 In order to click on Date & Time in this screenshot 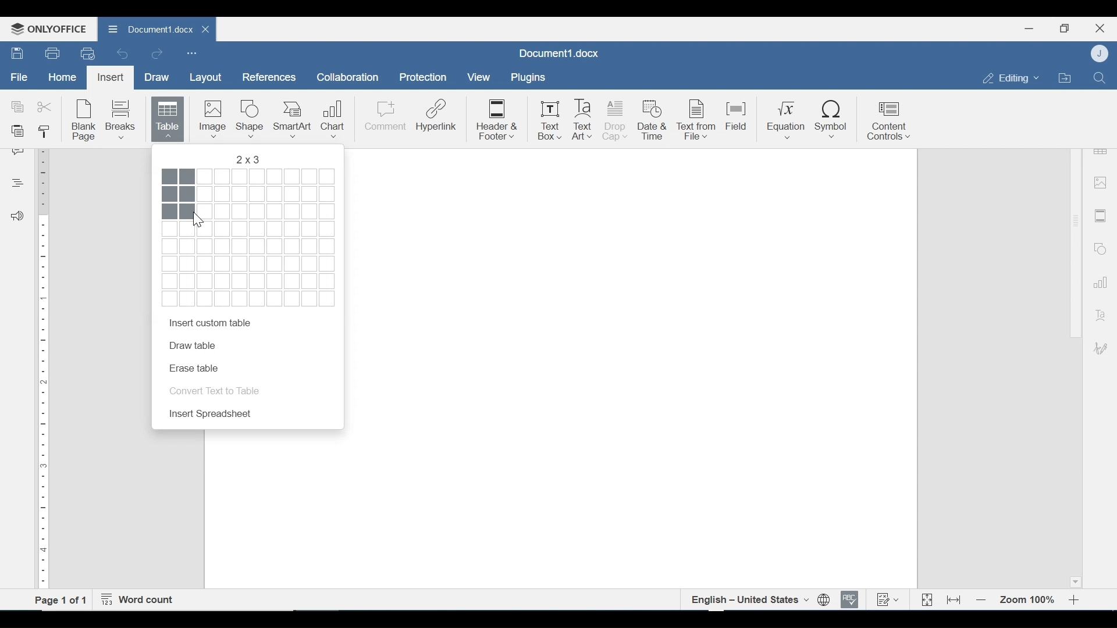, I will do `click(654, 121)`.